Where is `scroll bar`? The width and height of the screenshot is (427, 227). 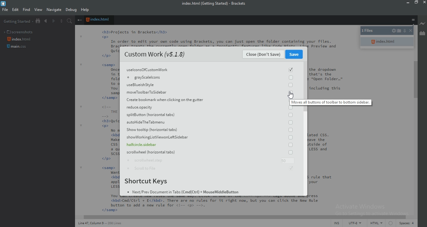
scroll bar is located at coordinates (240, 216).